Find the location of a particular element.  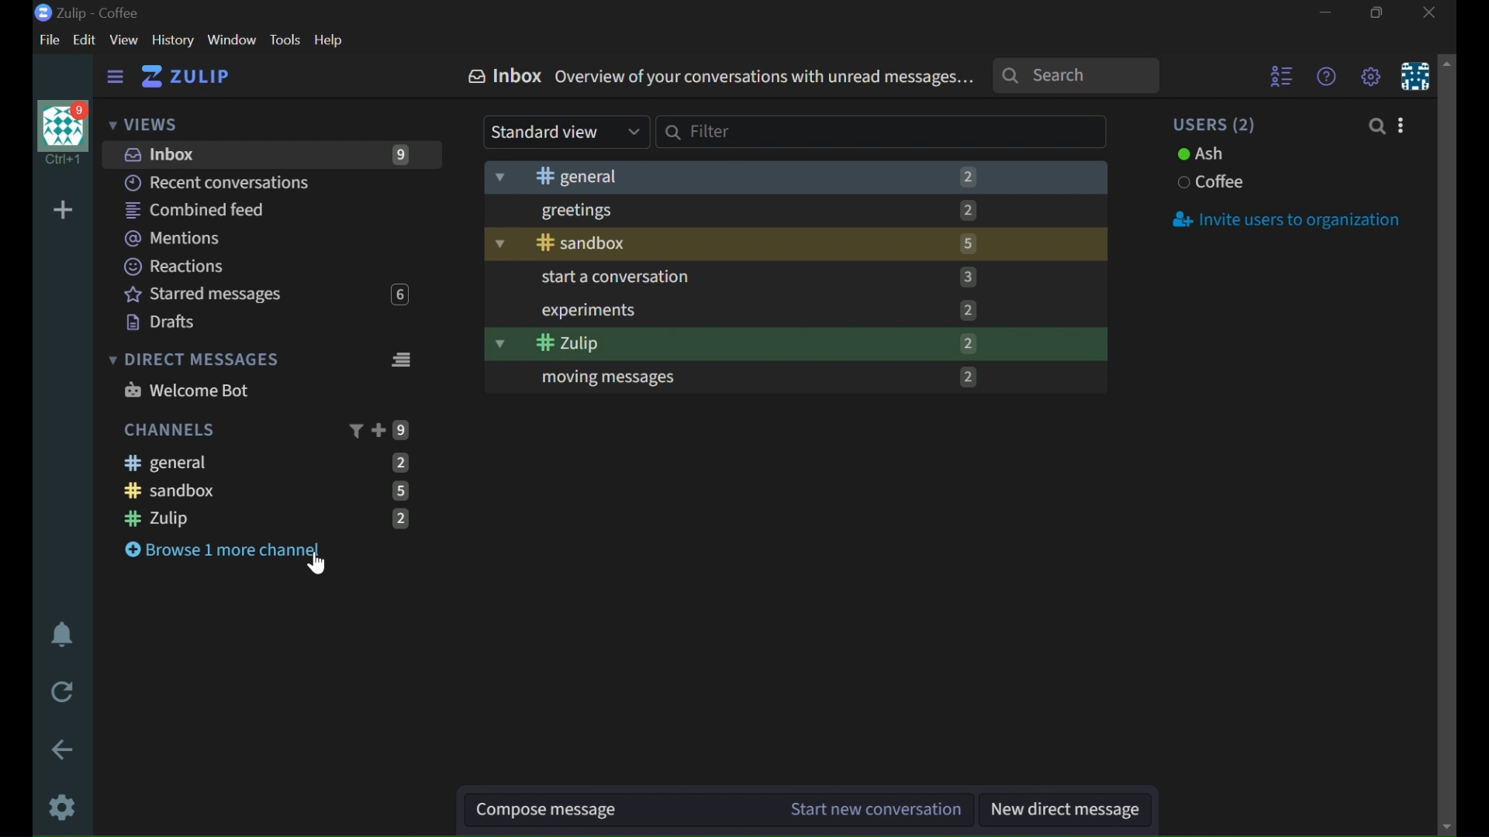

INVITE USERS is located at coordinates (1401, 125).